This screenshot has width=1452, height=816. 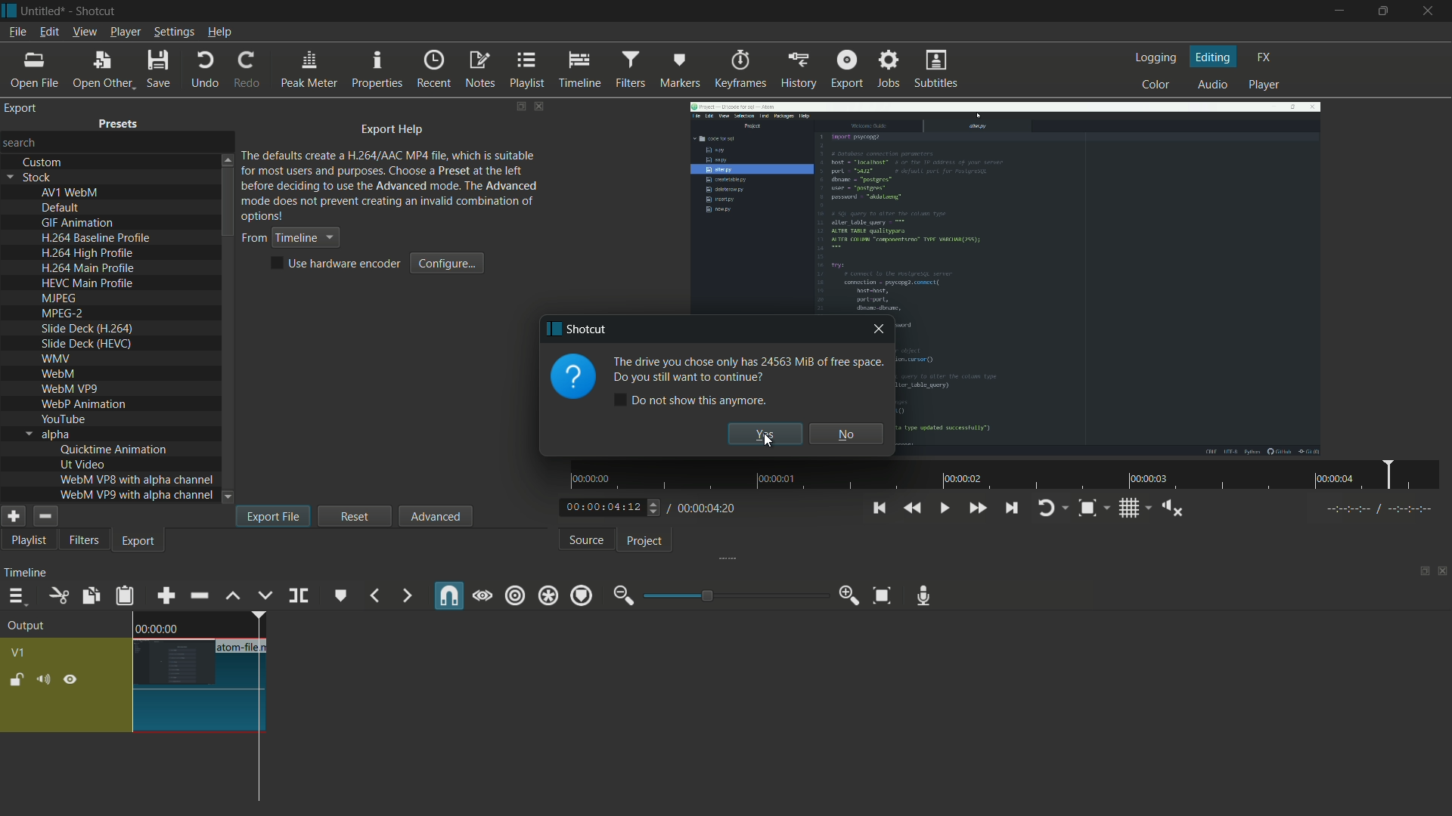 What do you see at coordinates (57, 299) in the screenshot?
I see `mjpeg` at bounding box center [57, 299].